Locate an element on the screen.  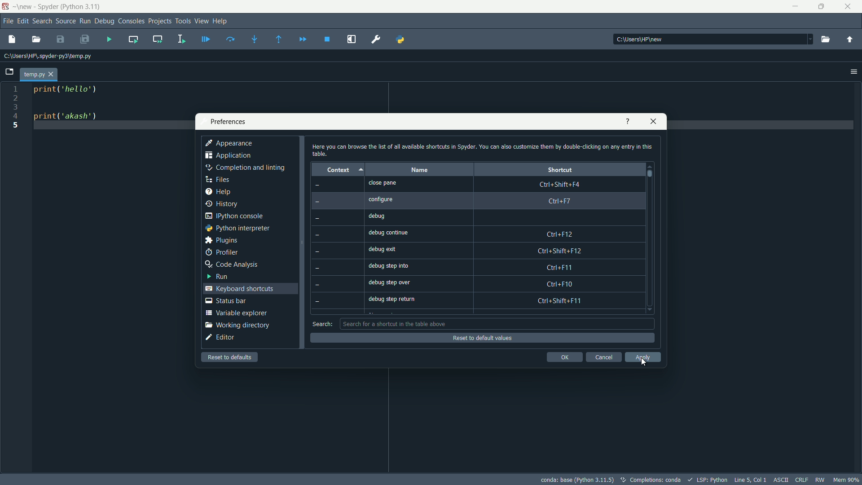
minimize is located at coordinates (795, 7).